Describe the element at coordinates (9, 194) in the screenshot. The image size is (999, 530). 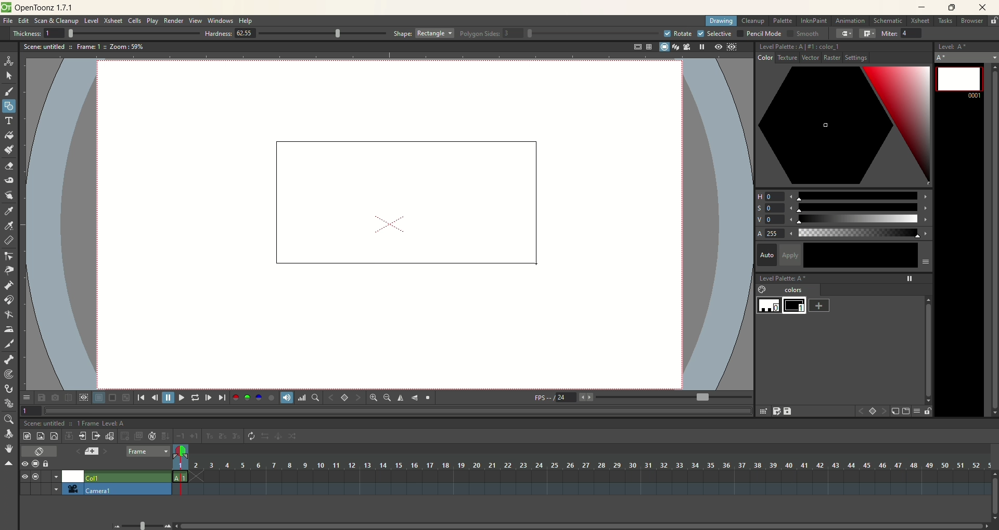
I see `finger tool` at that location.